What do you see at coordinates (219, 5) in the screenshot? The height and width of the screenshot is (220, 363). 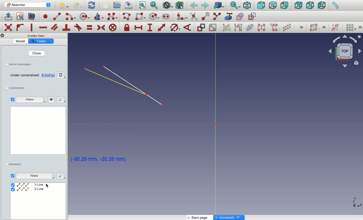 I see `Go to linked object` at bounding box center [219, 5].